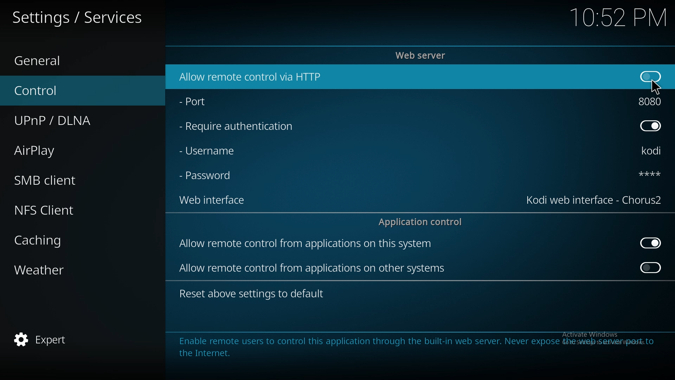 This screenshot has height=380, width=675. What do you see at coordinates (75, 121) in the screenshot?
I see `upnp/dlna` at bounding box center [75, 121].